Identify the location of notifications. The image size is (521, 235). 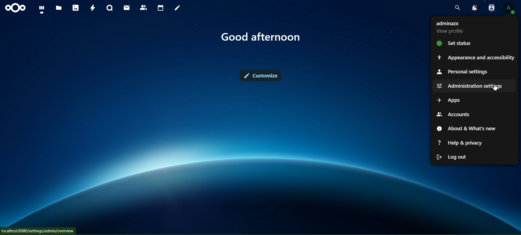
(473, 8).